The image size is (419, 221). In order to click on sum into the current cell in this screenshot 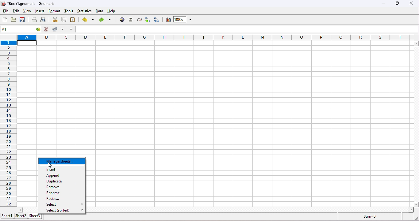, I will do `click(130, 20)`.